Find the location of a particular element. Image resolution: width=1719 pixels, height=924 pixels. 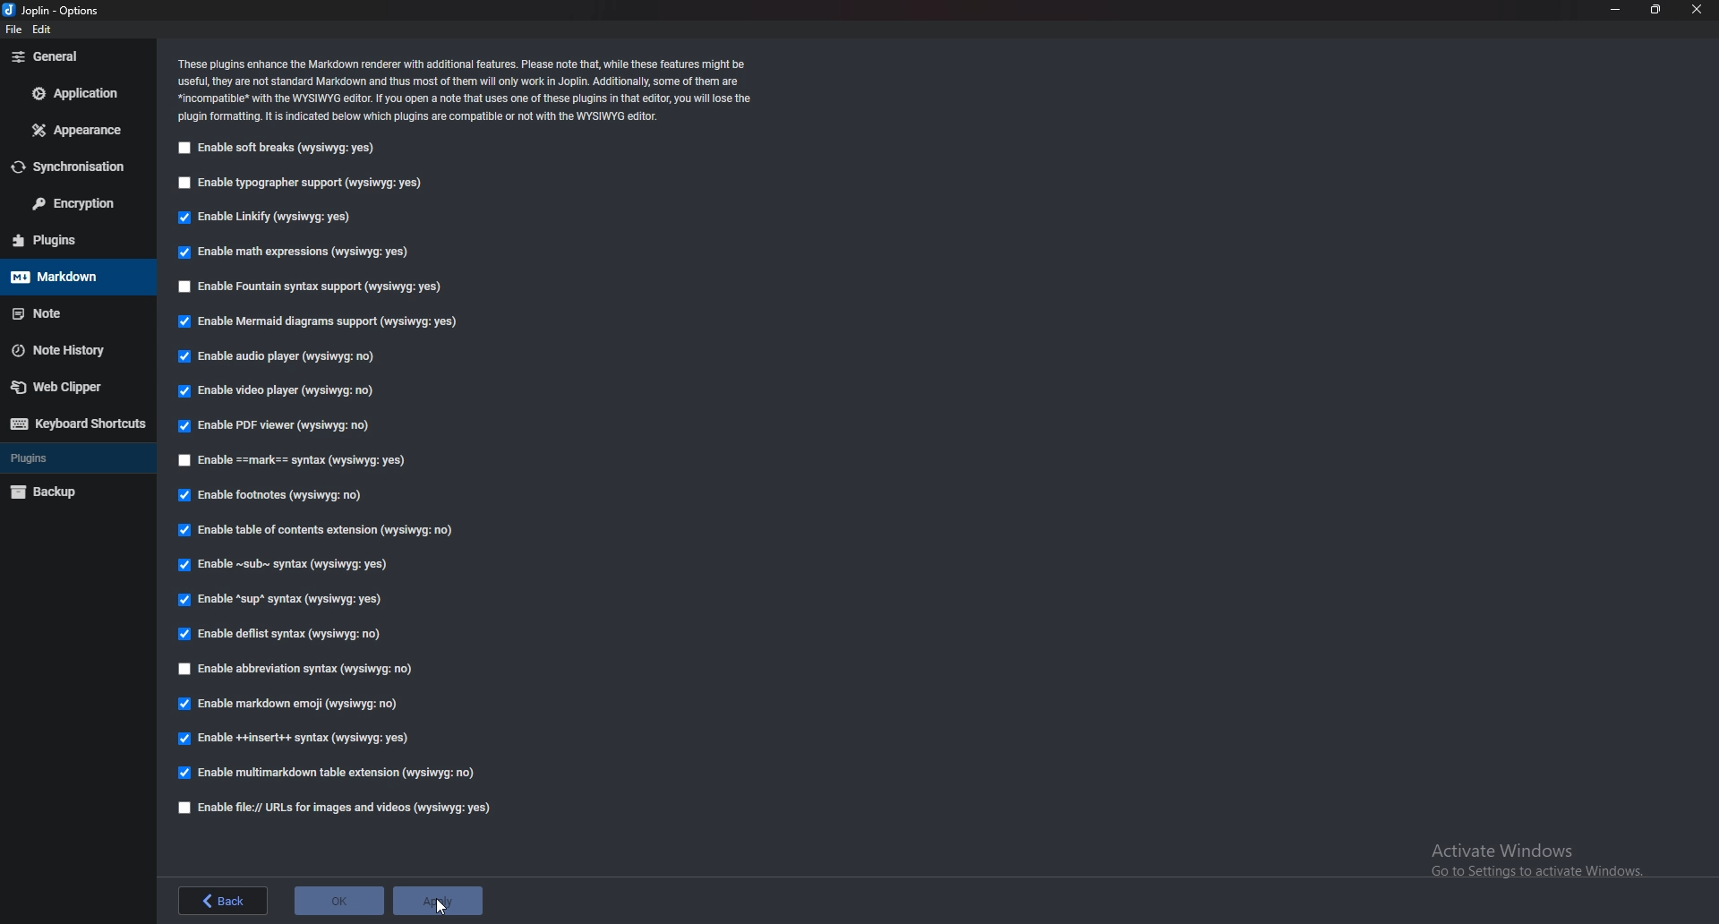

Webclipper is located at coordinates (80, 386).